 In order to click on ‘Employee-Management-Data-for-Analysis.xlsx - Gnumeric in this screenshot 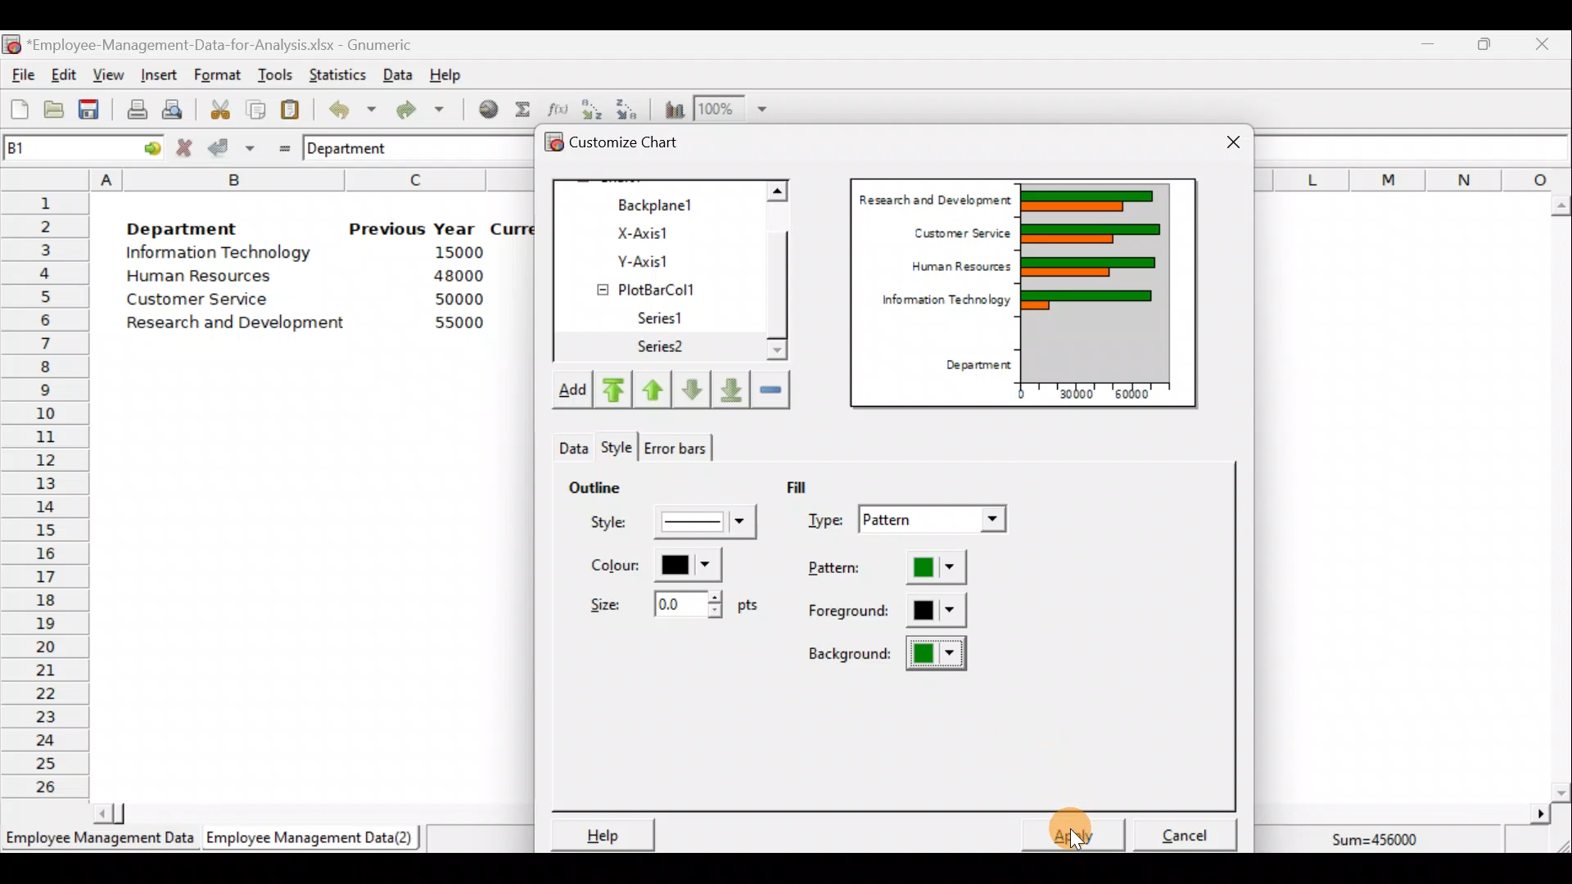, I will do `click(224, 43)`.